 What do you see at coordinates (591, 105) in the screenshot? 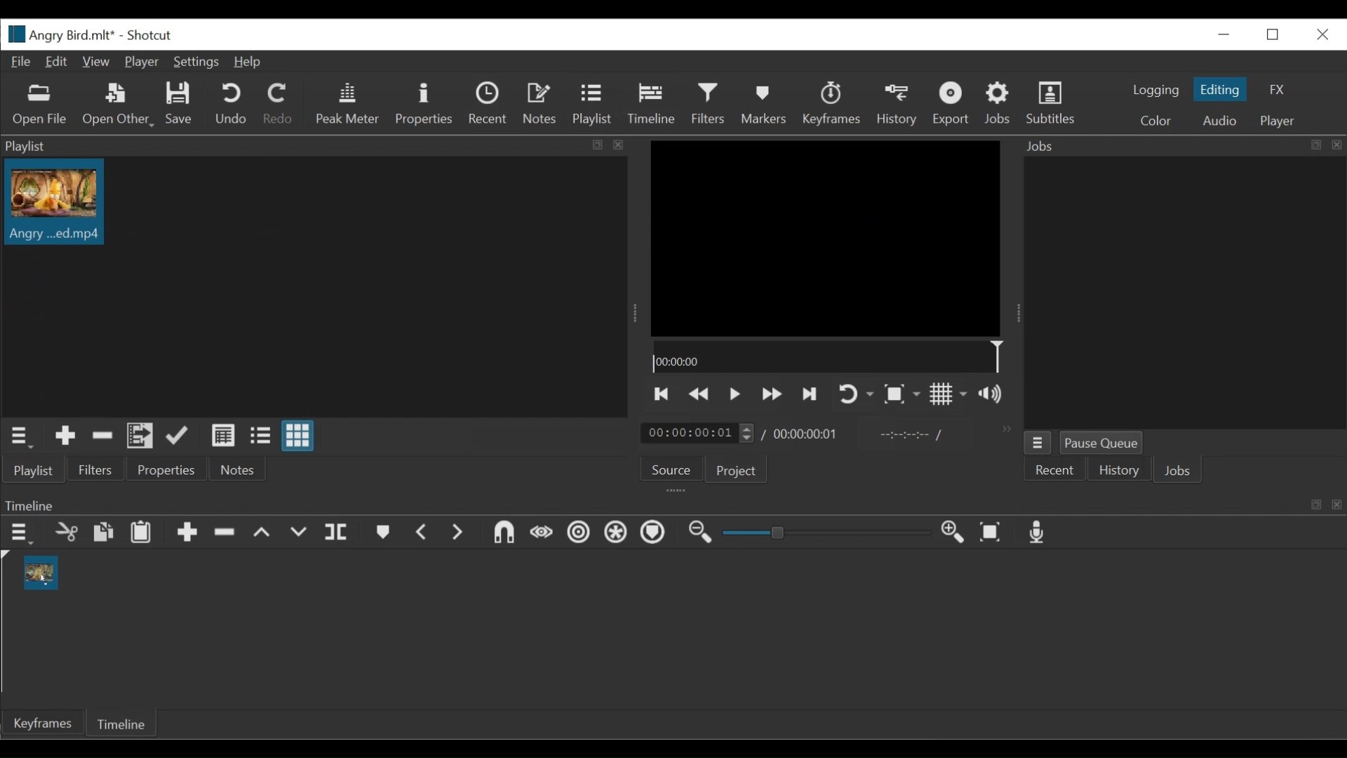
I see `Playlist` at bounding box center [591, 105].